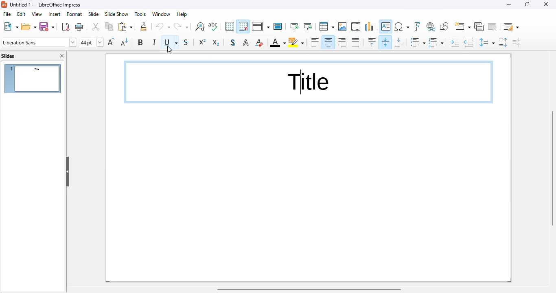 The image size is (556, 293). Describe the element at coordinates (182, 14) in the screenshot. I see `help` at that location.